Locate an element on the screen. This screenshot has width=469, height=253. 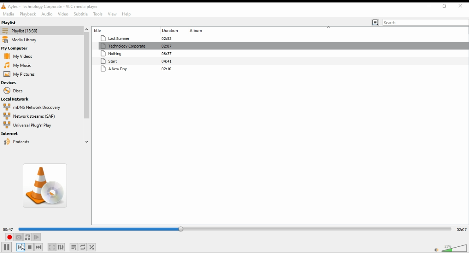
previous media in the playlist, skip backward when held. is located at coordinates (21, 247).